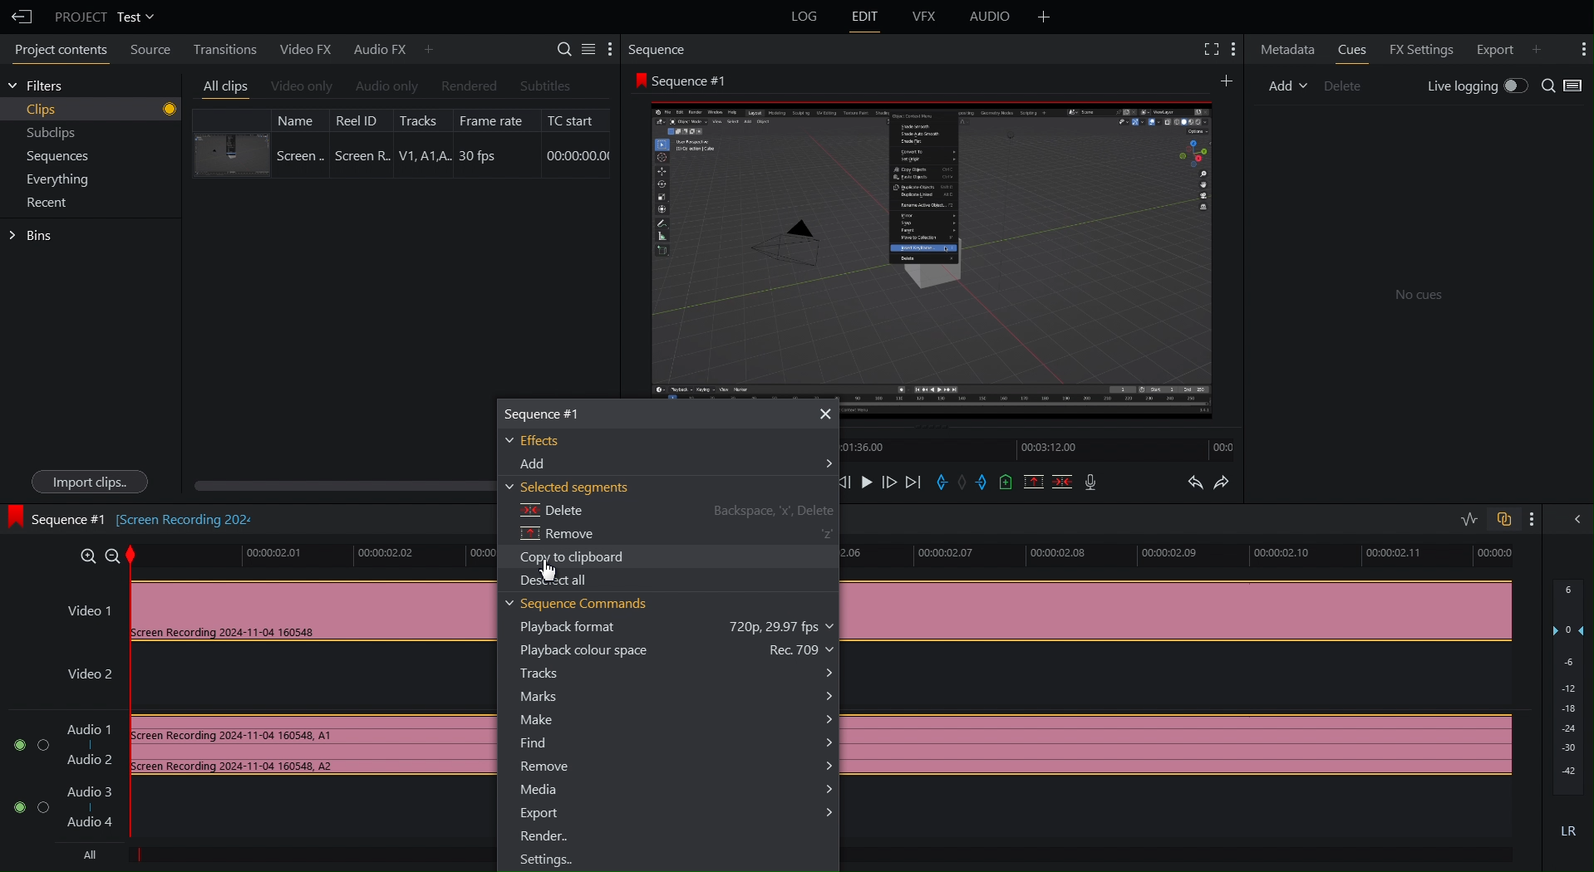  What do you see at coordinates (680, 673) in the screenshot?
I see `Tracks` at bounding box center [680, 673].